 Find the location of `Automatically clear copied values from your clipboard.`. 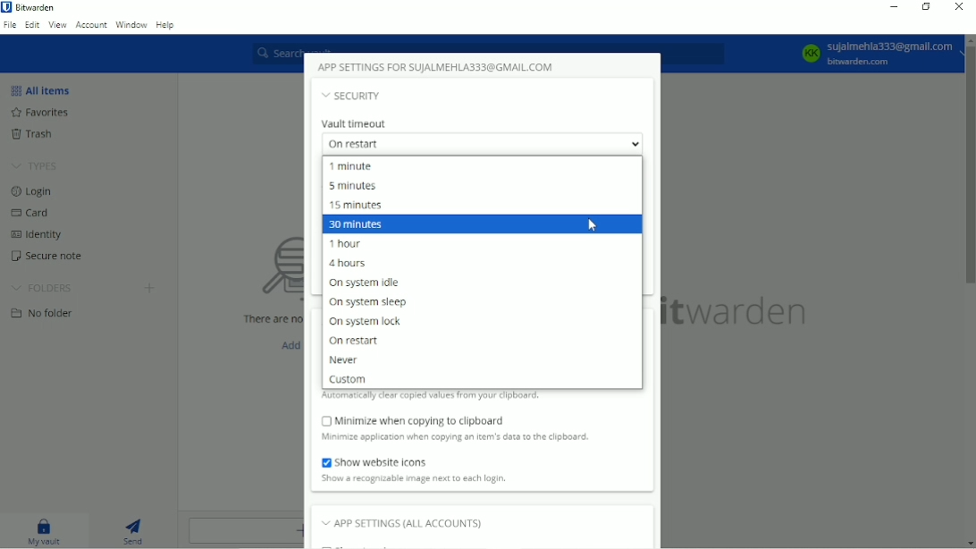

Automatically clear copied values from your clipboard. is located at coordinates (433, 397).